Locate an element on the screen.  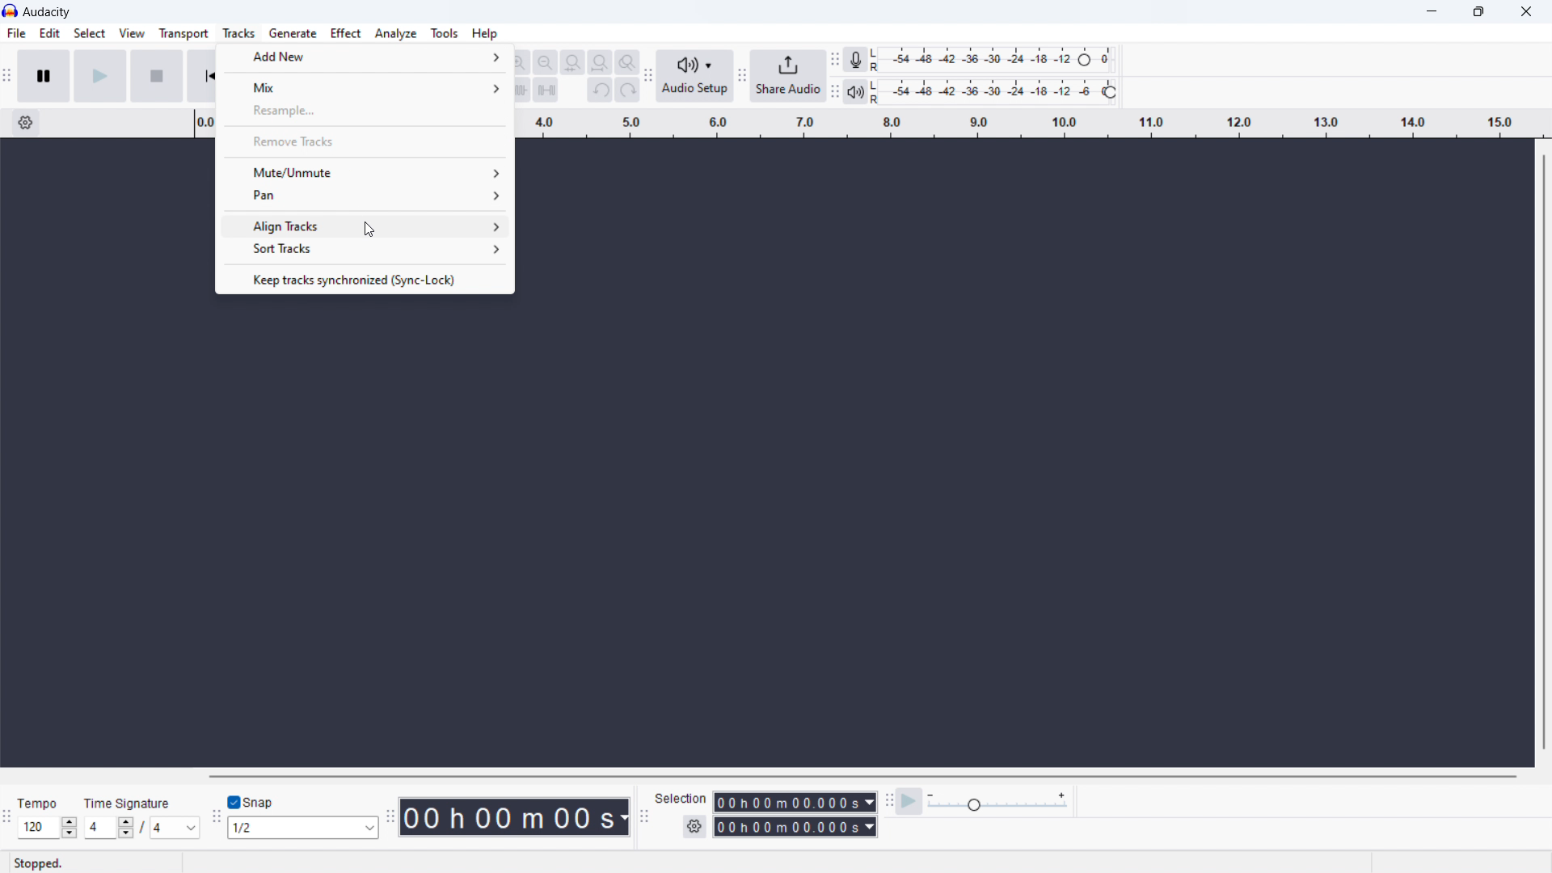
toggle zoom is located at coordinates (627, 62).